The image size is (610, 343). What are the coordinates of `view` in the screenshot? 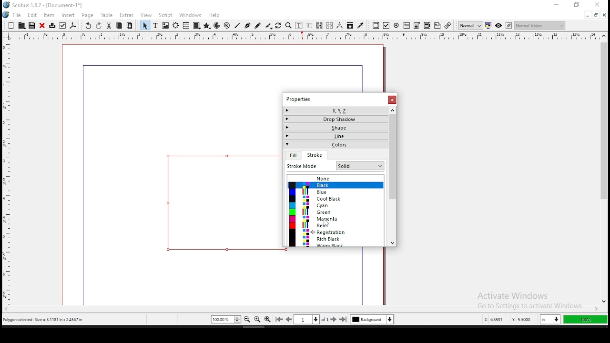 It's located at (146, 16).